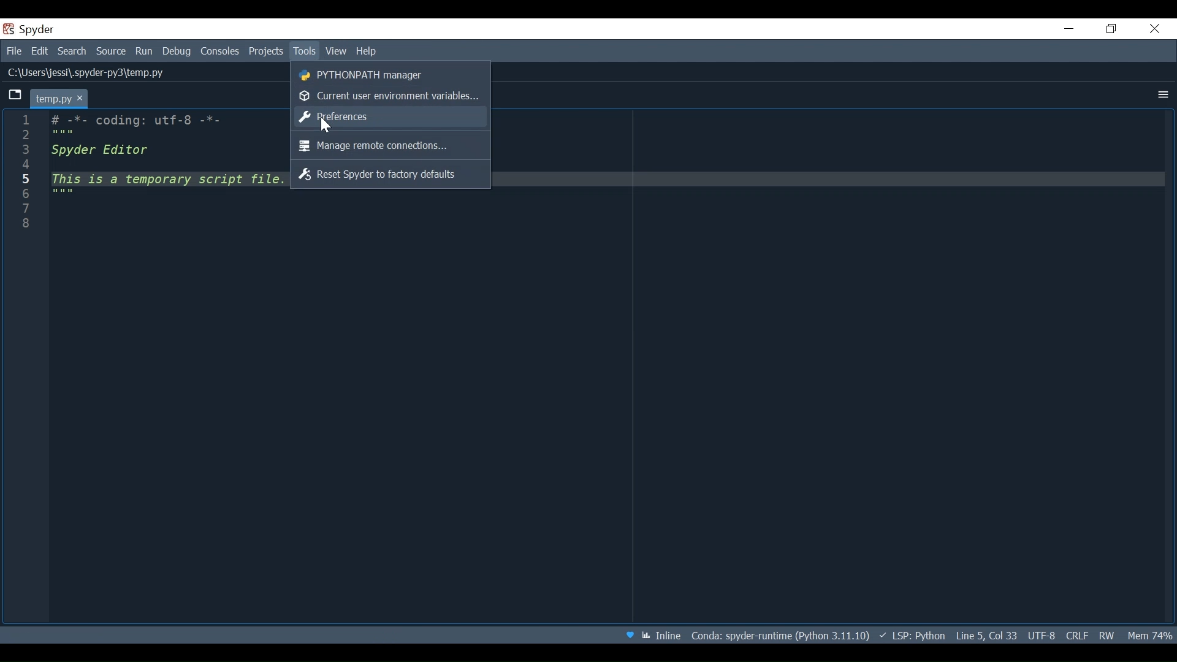 This screenshot has height=662, width=1177. Describe the element at coordinates (221, 52) in the screenshot. I see `Consoles` at that location.